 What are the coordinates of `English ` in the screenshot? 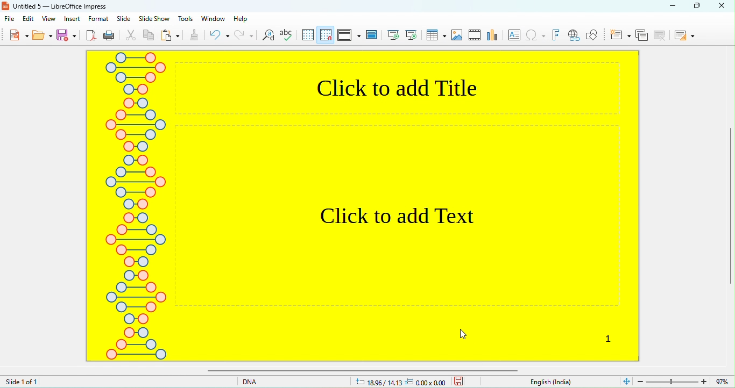 It's located at (557, 382).